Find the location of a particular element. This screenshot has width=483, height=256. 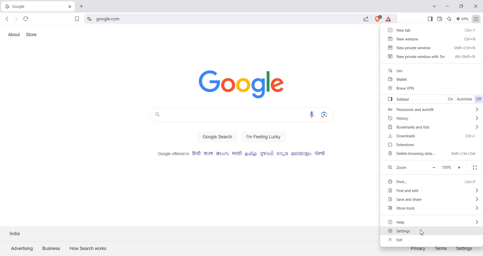

Zoom is located at coordinates (403, 168).